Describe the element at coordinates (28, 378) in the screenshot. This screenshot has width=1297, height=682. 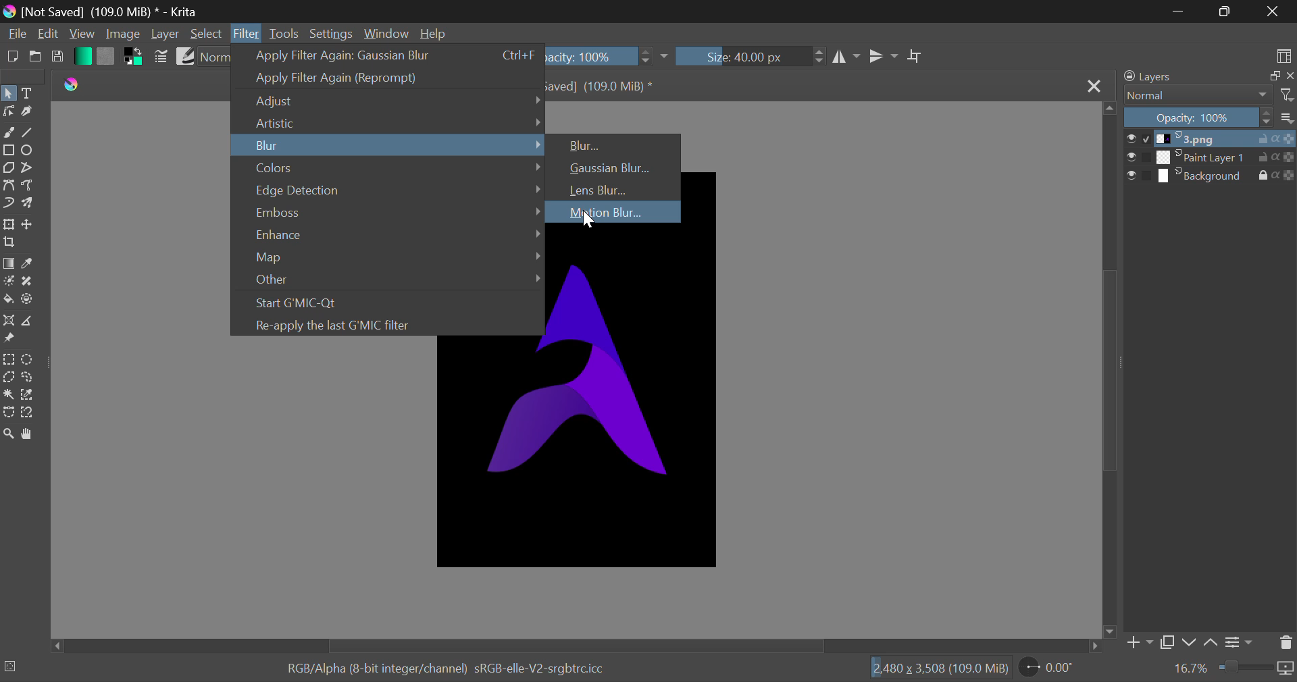
I see `Freehand Selection Tool` at that location.